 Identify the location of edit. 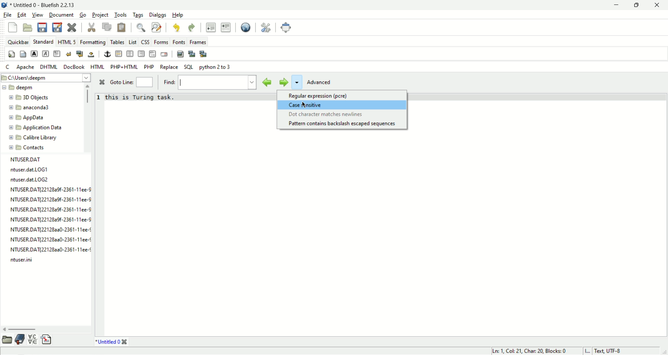
(21, 15).